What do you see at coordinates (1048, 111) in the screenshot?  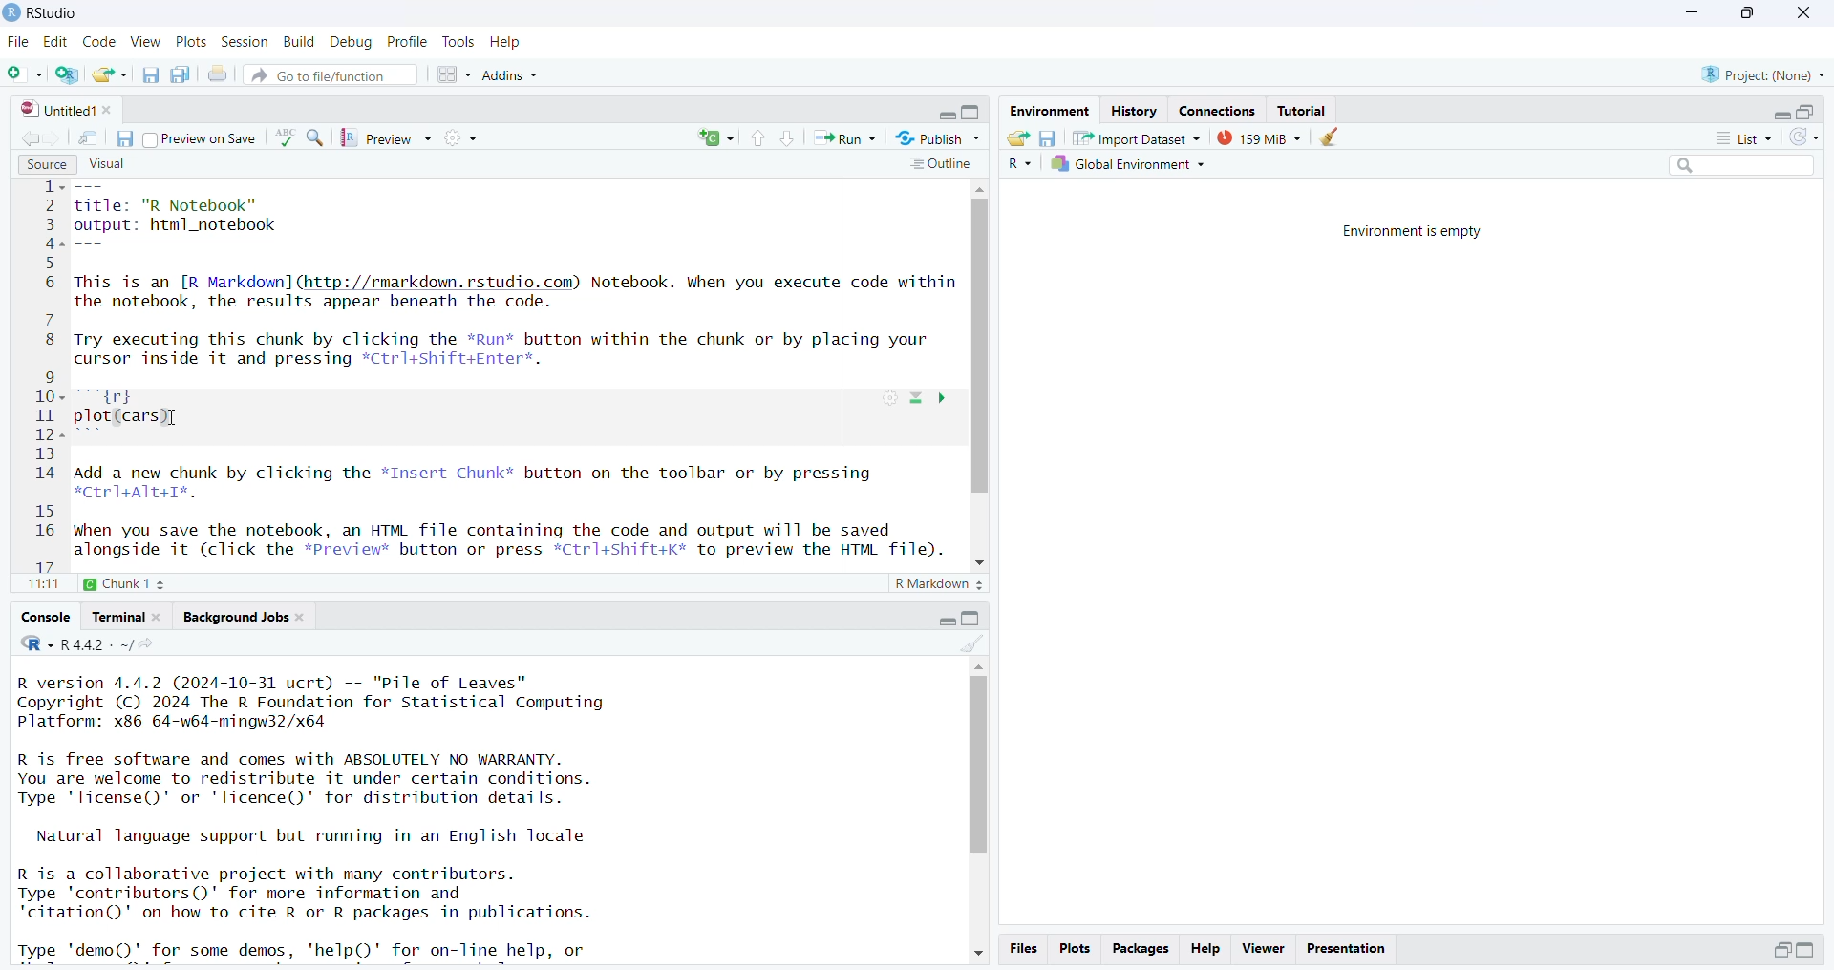 I see `environment` at bounding box center [1048, 111].